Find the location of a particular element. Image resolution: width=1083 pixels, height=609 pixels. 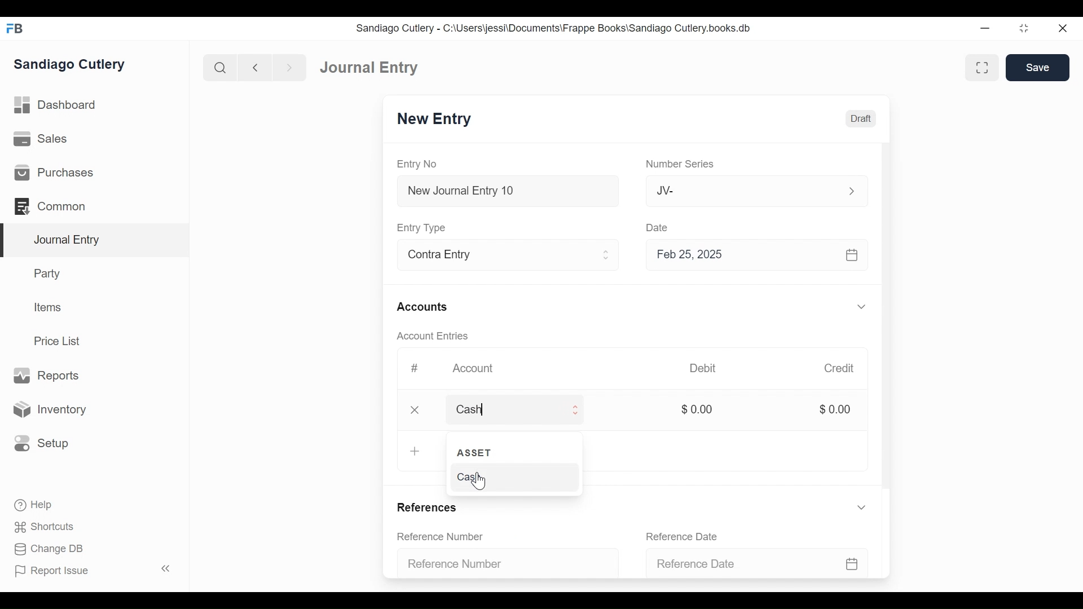

Common is located at coordinates (51, 205).